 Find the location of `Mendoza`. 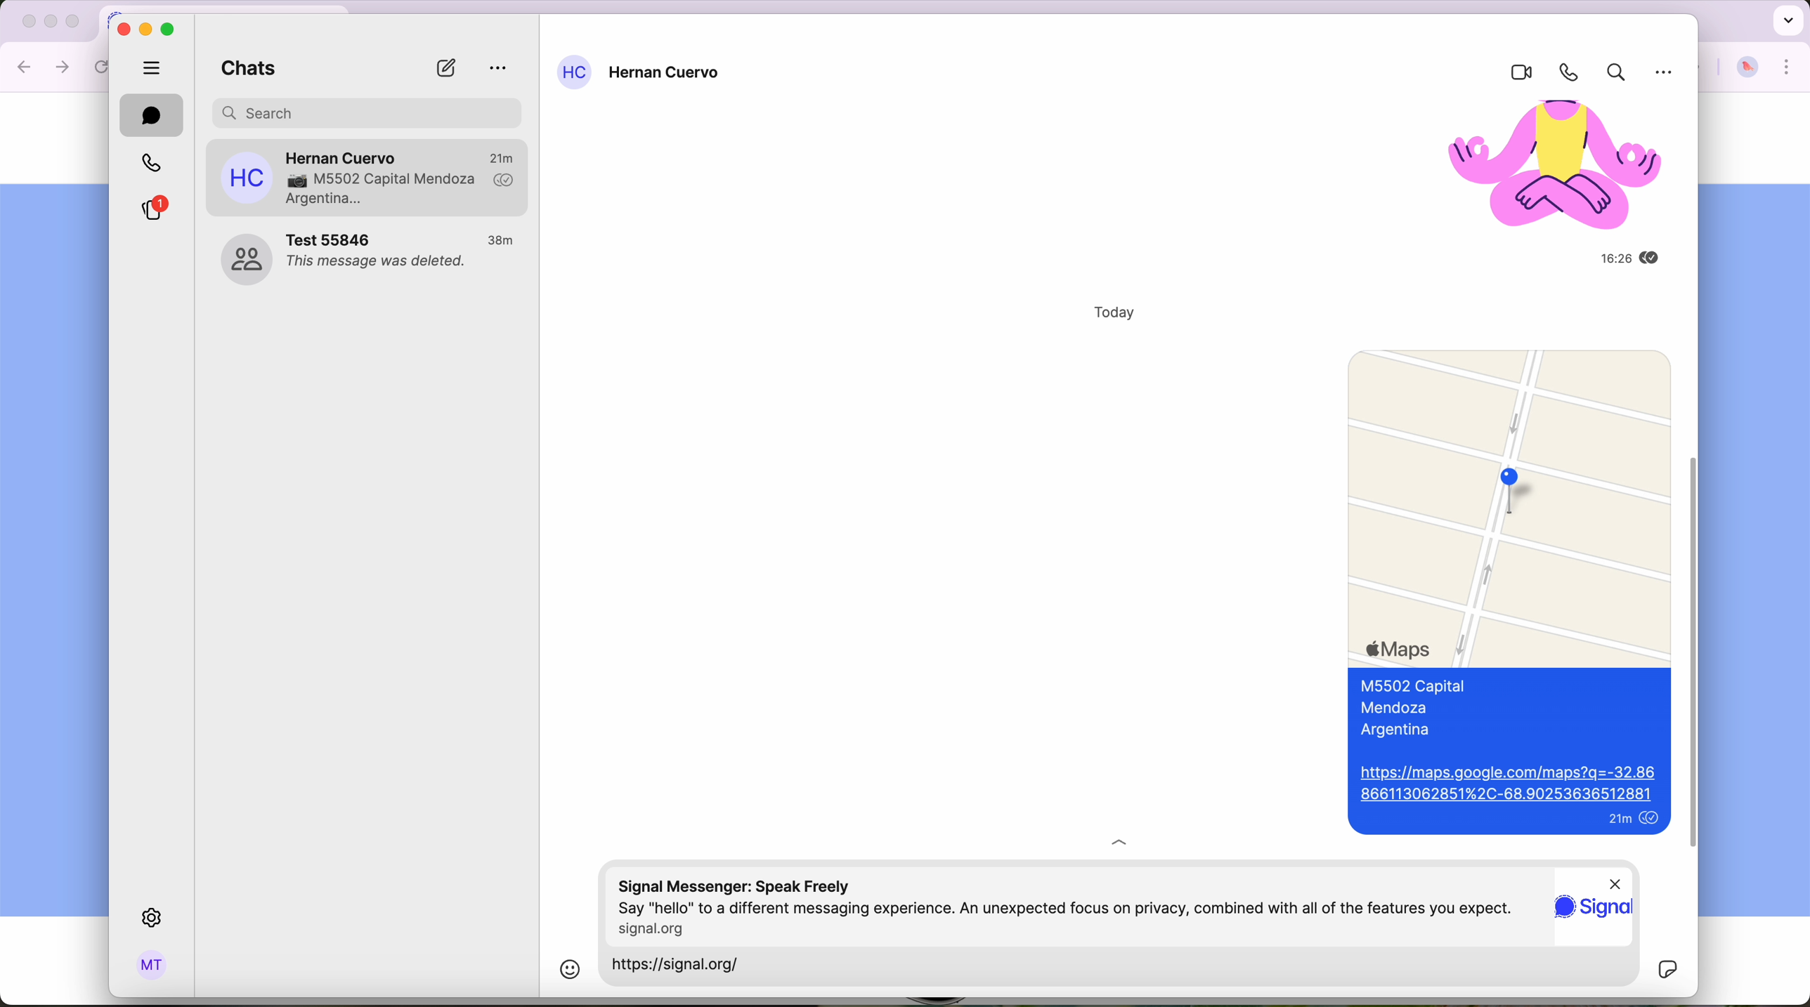

Mendoza is located at coordinates (1395, 708).